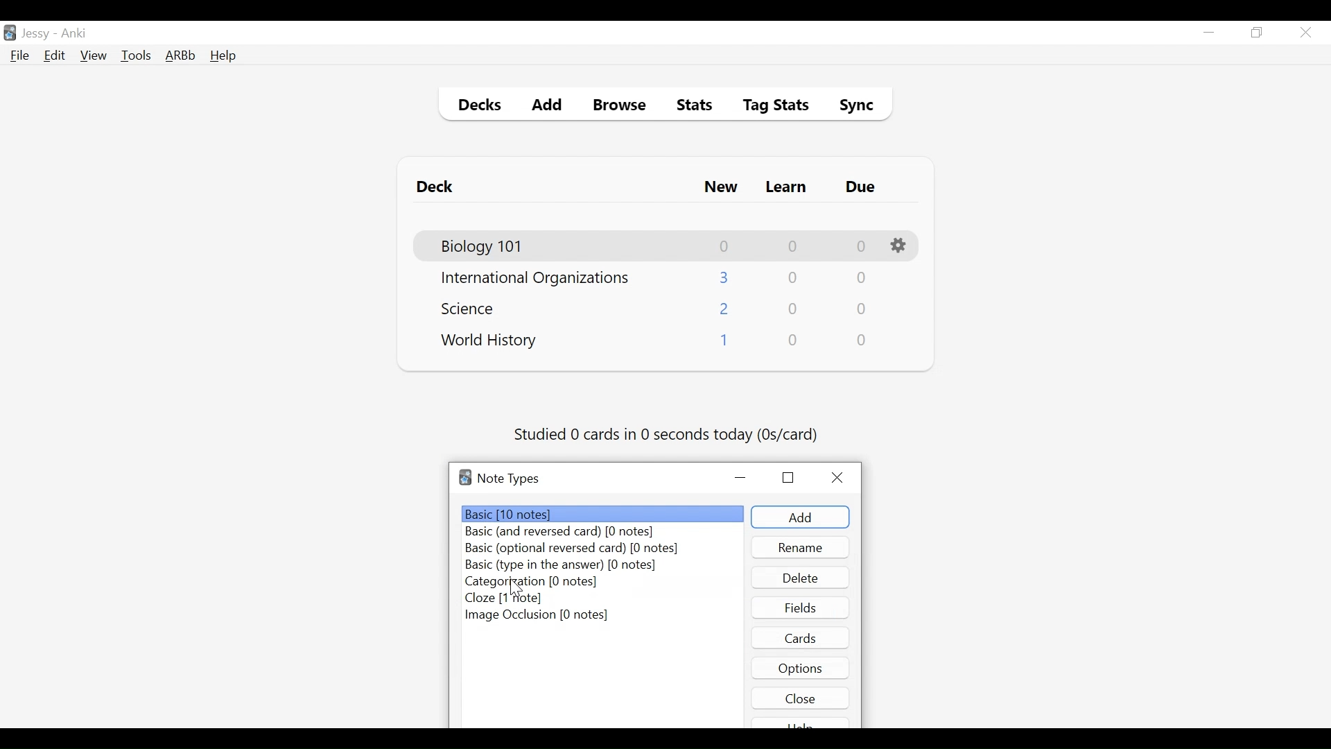 Image resolution: width=1331 pixels, height=749 pixels. What do you see at coordinates (841, 478) in the screenshot?
I see `Close` at bounding box center [841, 478].